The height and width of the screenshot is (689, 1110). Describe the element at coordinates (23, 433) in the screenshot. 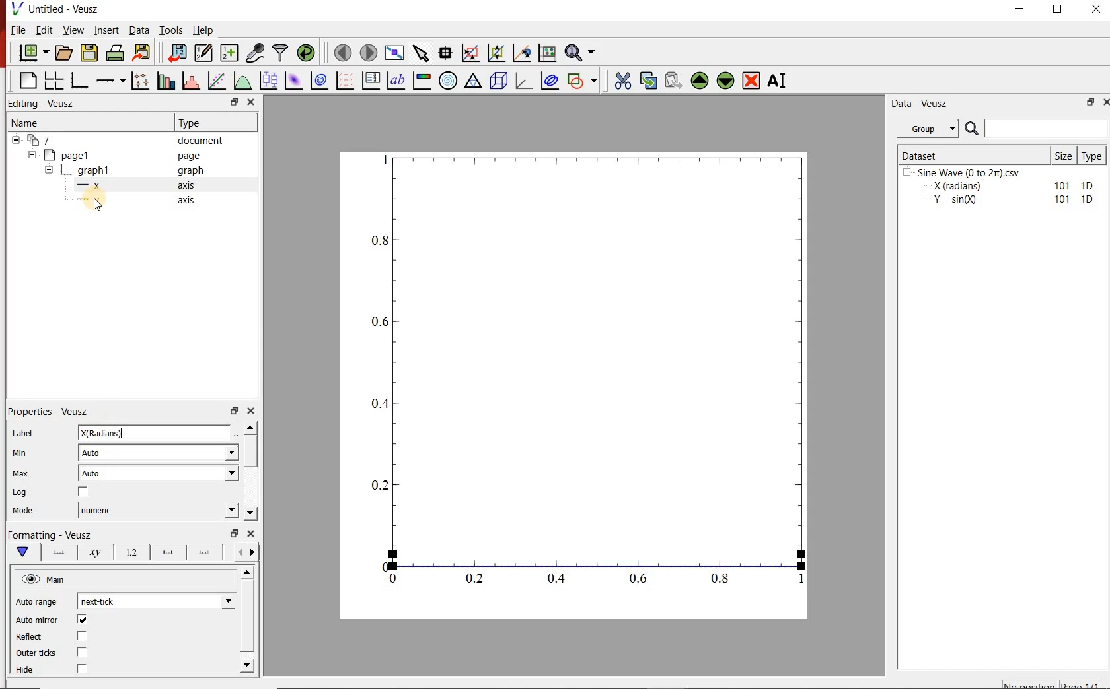

I see `Label` at that location.